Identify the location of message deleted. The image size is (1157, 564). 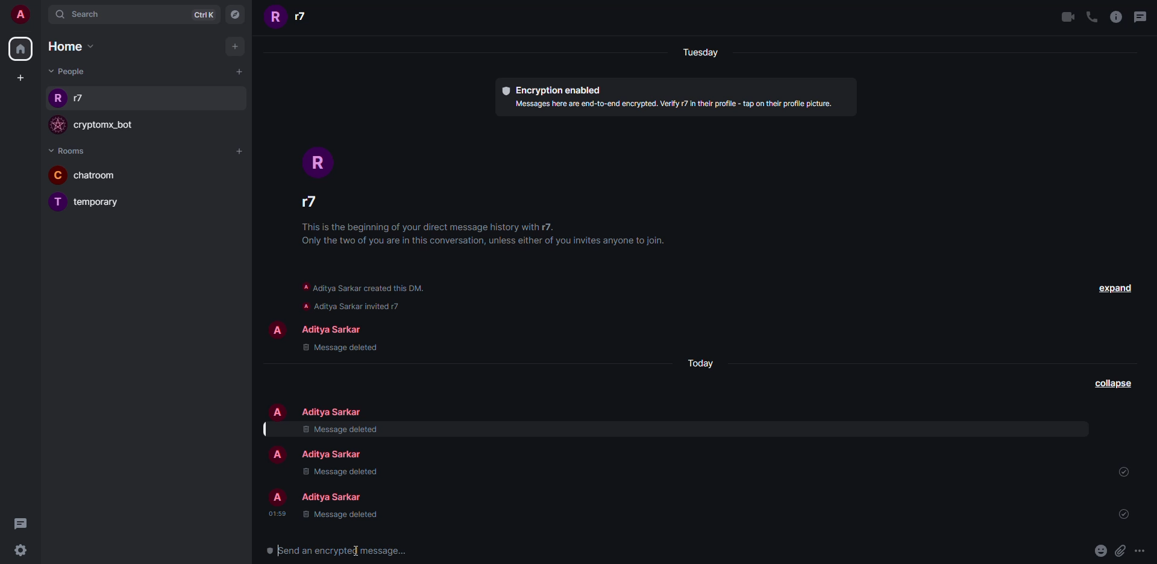
(339, 430).